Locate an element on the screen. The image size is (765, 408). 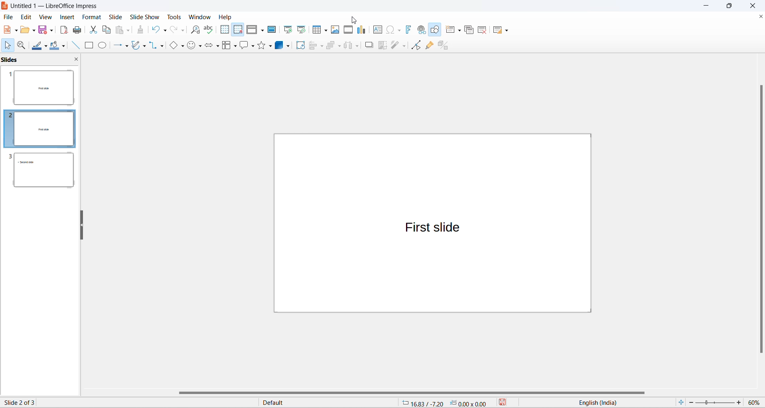
edit is located at coordinates (27, 17).